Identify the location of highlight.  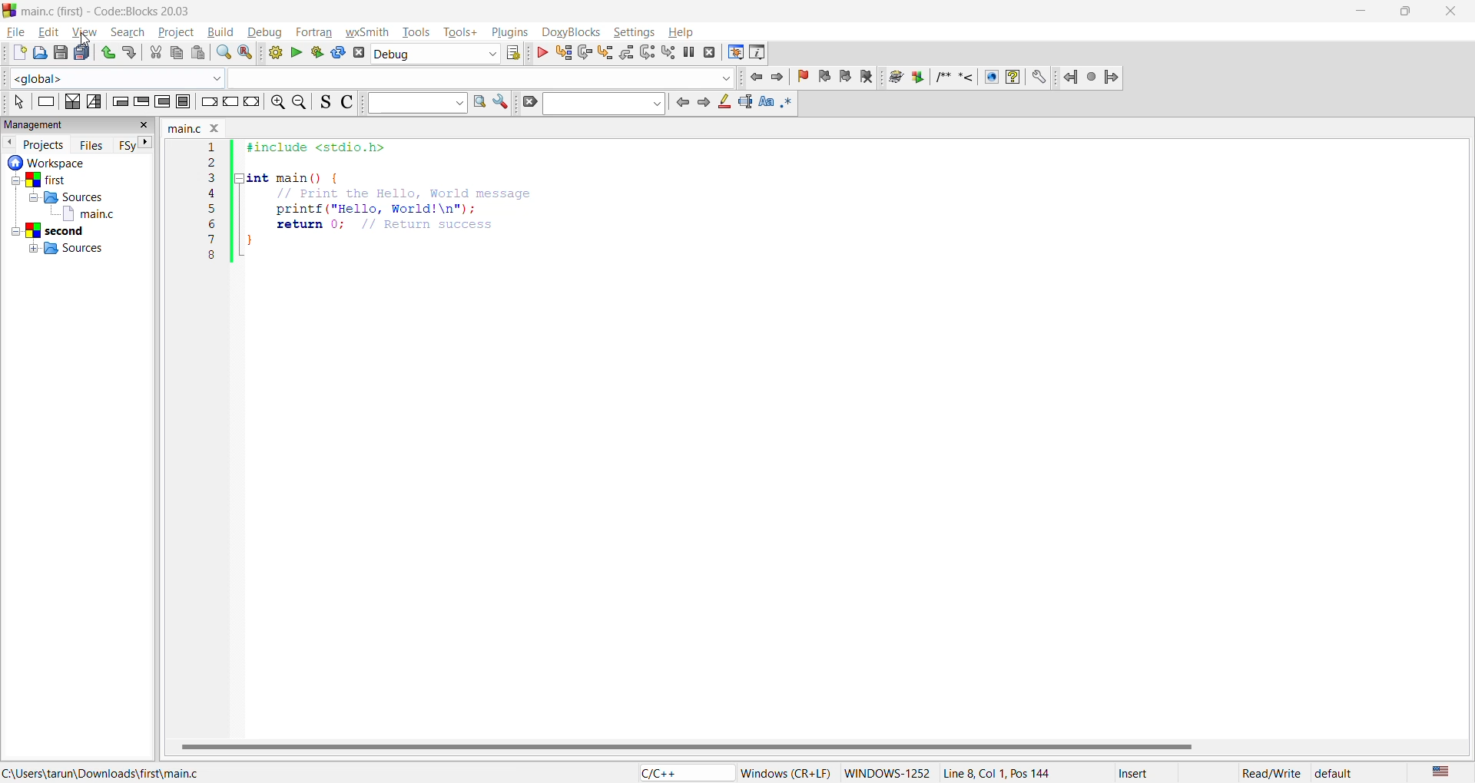
(725, 102).